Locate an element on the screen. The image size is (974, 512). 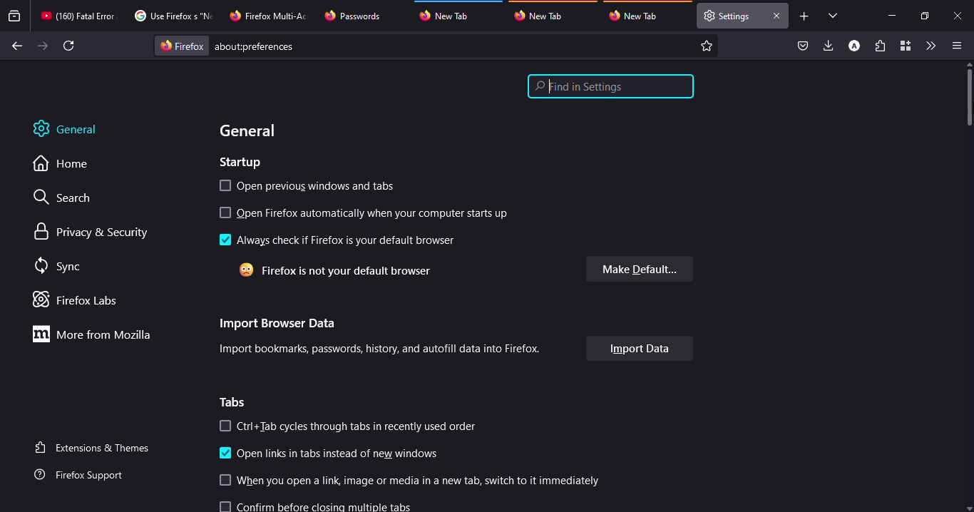
always check  is located at coordinates (351, 240).